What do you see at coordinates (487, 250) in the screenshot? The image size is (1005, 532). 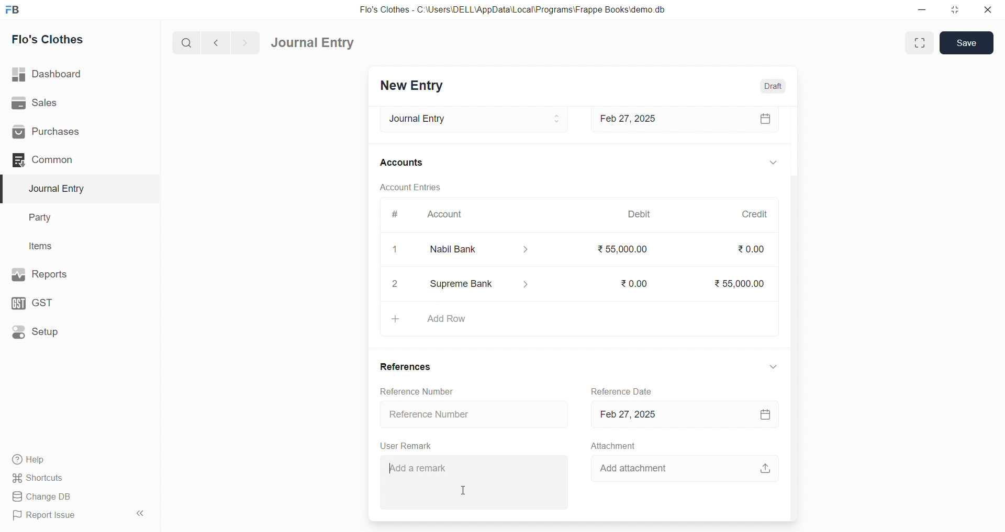 I see `Nabil Bank` at bounding box center [487, 250].